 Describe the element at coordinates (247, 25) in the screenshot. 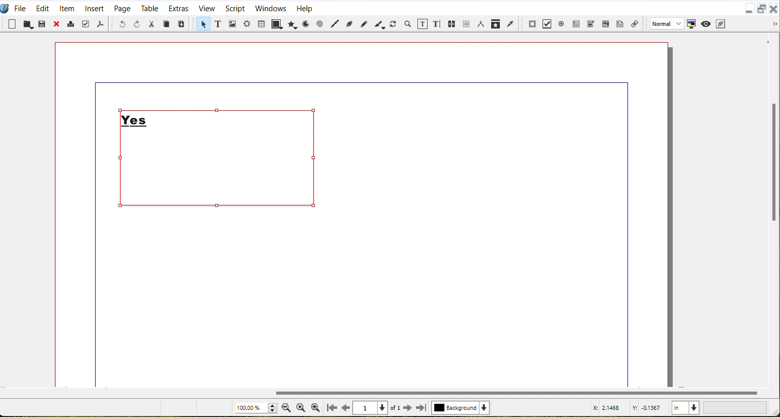

I see `Render Frame` at that location.